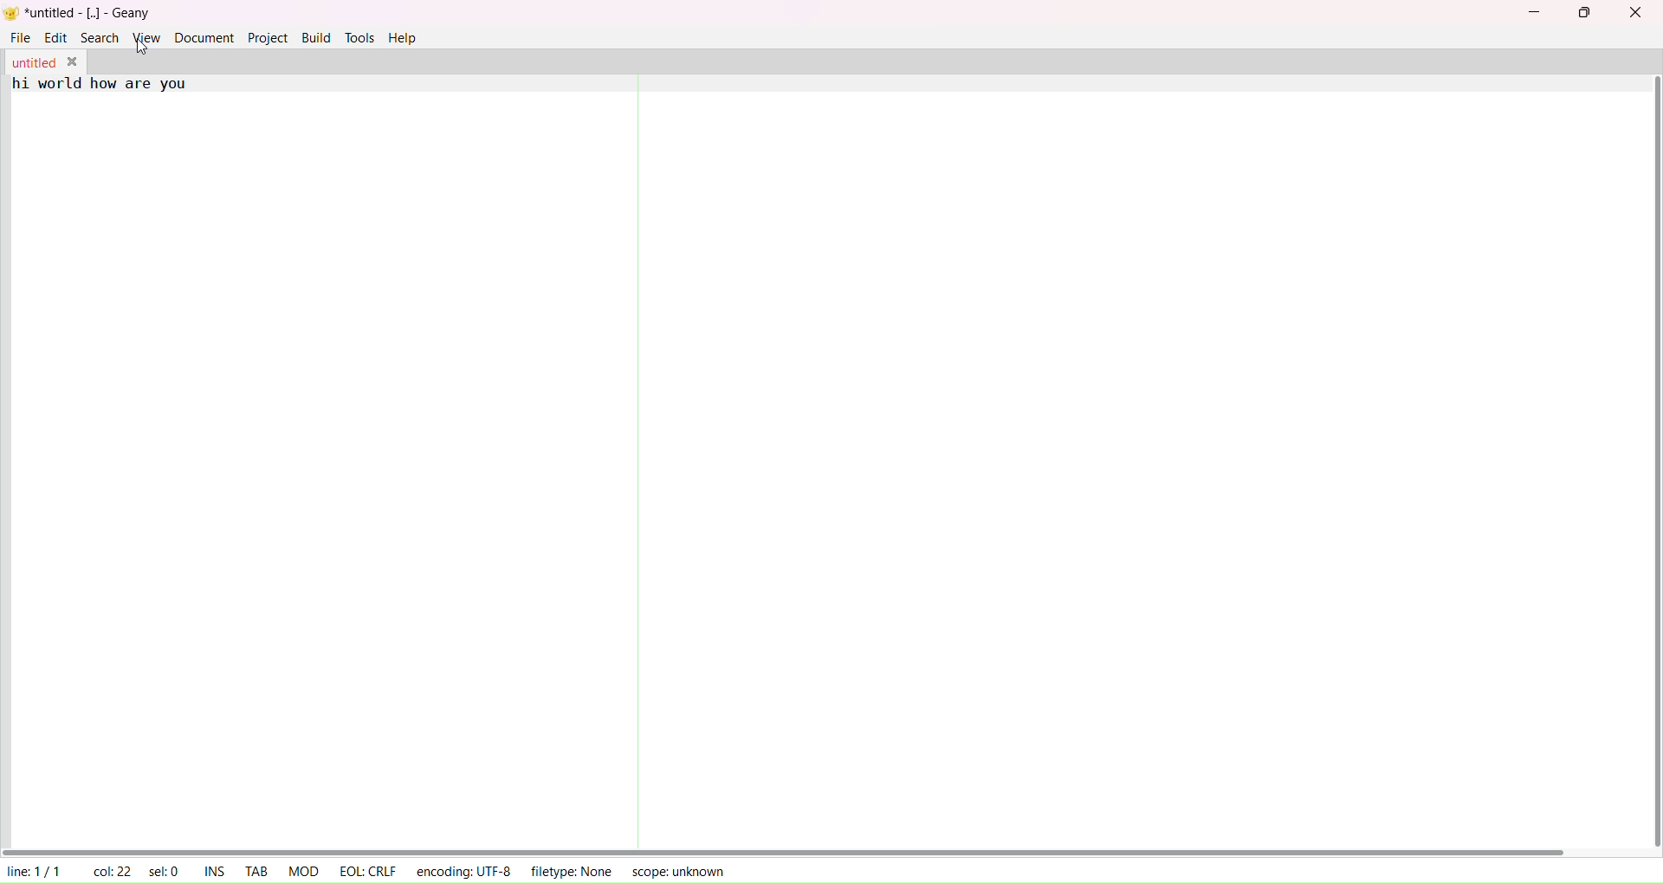 This screenshot has width=1663, height=883. What do you see at coordinates (254, 871) in the screenshot?
I see `tab` at bounding box center [254, 871].